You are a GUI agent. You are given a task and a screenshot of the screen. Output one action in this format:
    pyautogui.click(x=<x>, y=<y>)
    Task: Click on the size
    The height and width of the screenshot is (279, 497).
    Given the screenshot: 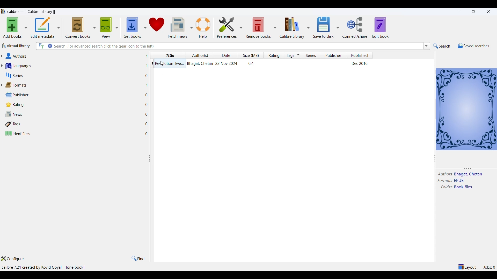 What is the action you would take?
    pyautogui.click(x=251, y=56)
    